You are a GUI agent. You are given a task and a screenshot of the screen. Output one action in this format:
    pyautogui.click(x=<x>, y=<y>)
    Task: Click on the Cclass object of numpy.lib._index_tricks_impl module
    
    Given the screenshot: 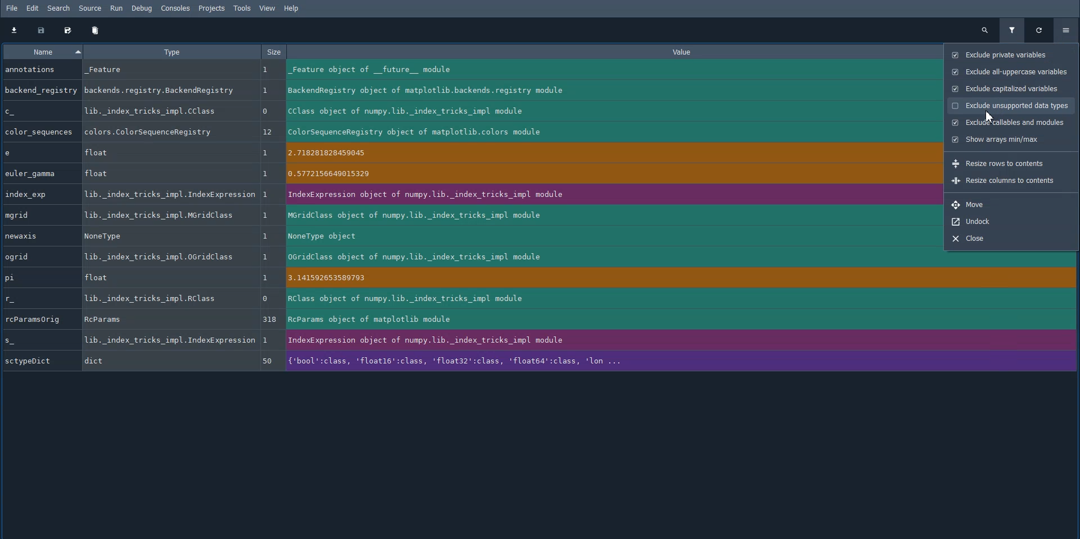 What is the action you would take?
    pyautogui.click(x=600, y=111)
    